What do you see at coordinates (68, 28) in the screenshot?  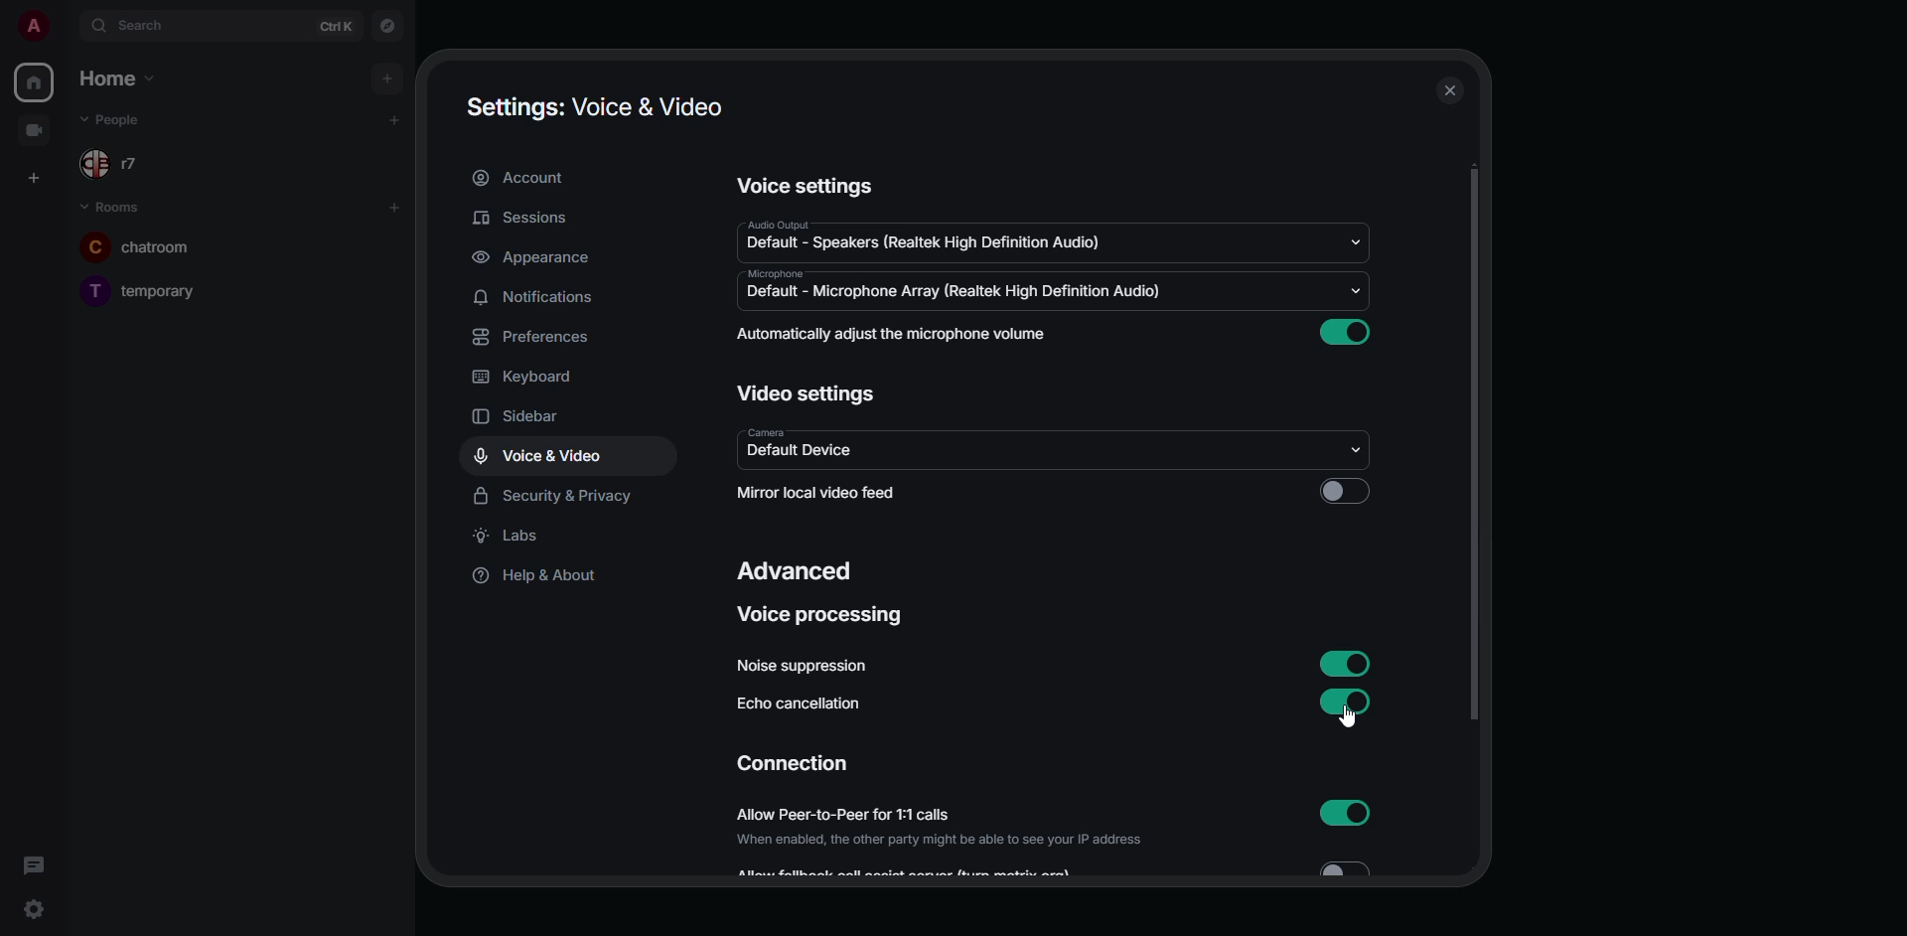 I see `expand` at bounding box center [68, 28].